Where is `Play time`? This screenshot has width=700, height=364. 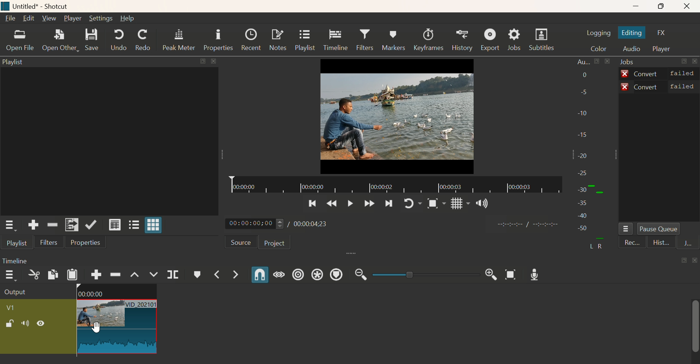
Play time is located at coordinates (281, 224).